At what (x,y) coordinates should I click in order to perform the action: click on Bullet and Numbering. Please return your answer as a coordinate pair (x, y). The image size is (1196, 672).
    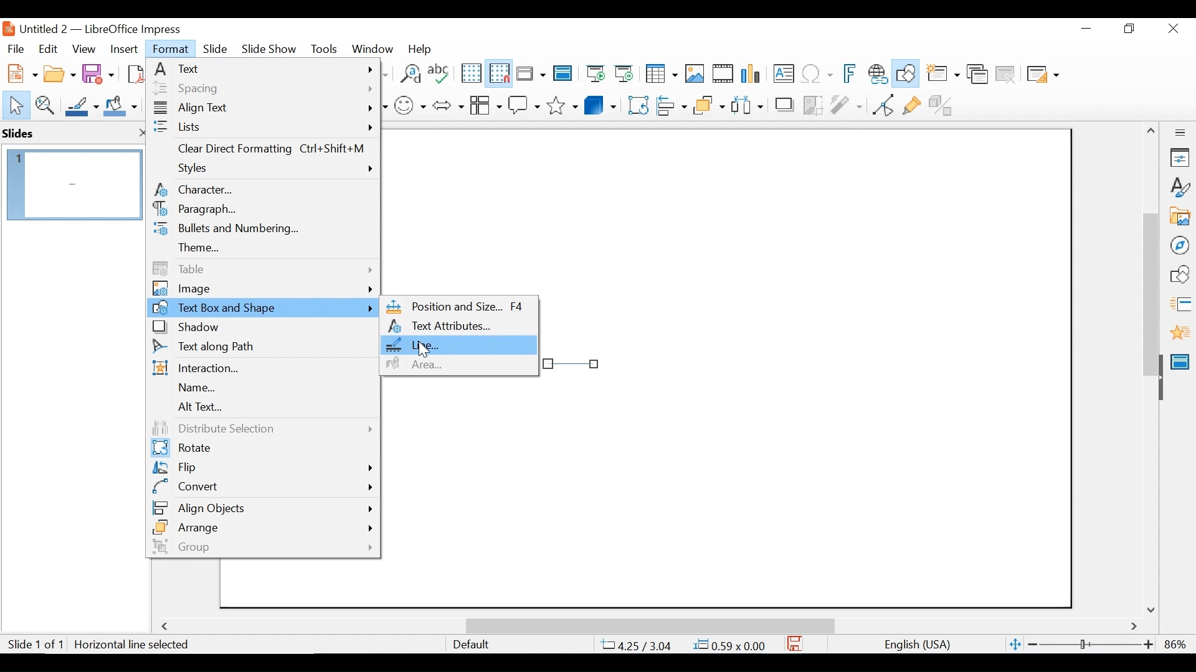
    Looking at the image, I should click on (261, 230).